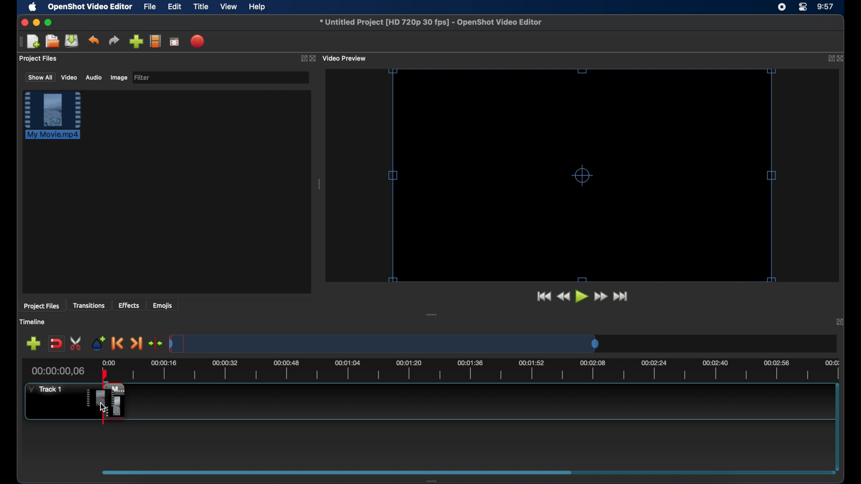  I want to click on previous marker, so click(117, 343).